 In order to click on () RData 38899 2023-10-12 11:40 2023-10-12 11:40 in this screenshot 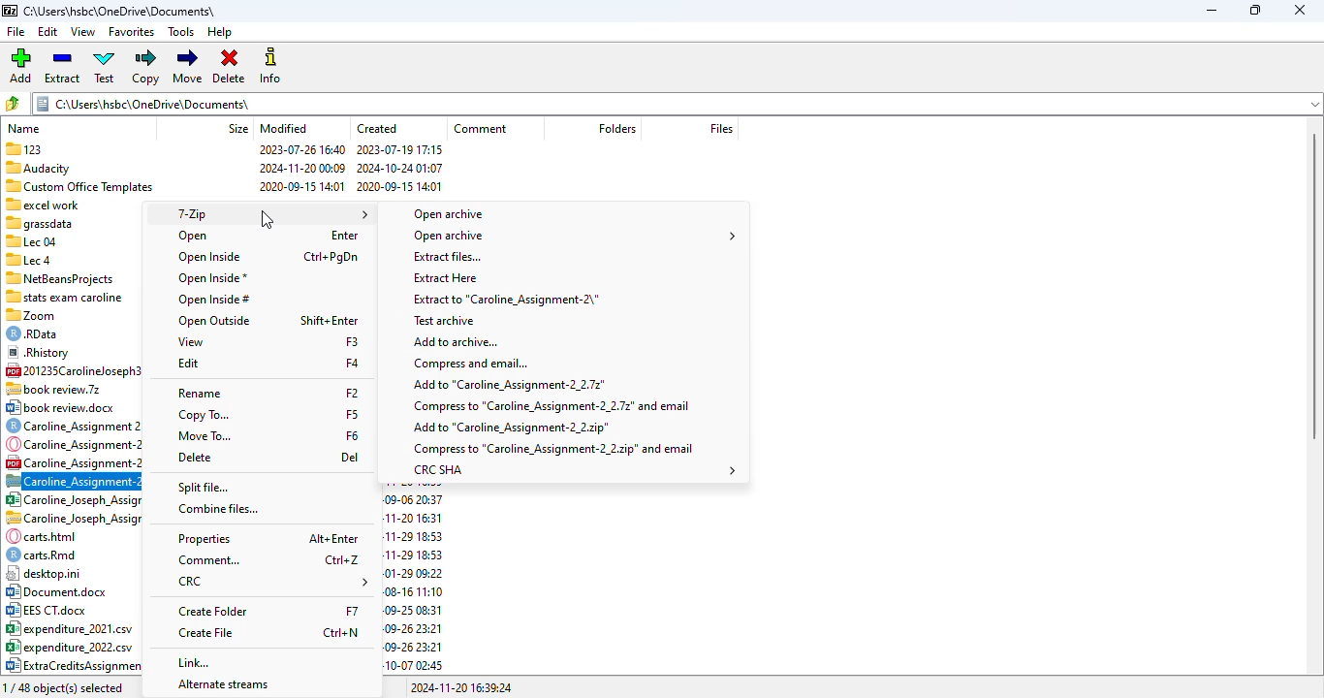, I will do `click(70, 334)`.